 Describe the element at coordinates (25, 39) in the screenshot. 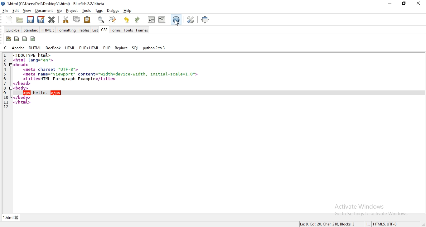

I see `div` at that location.